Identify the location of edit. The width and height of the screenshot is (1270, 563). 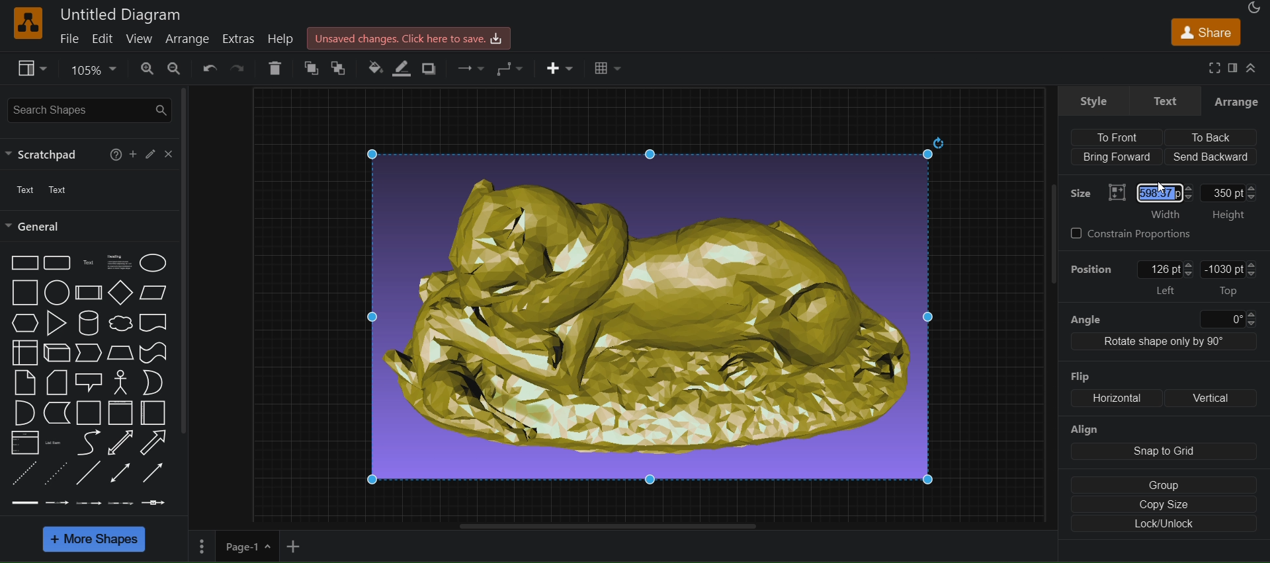
(101, 38).